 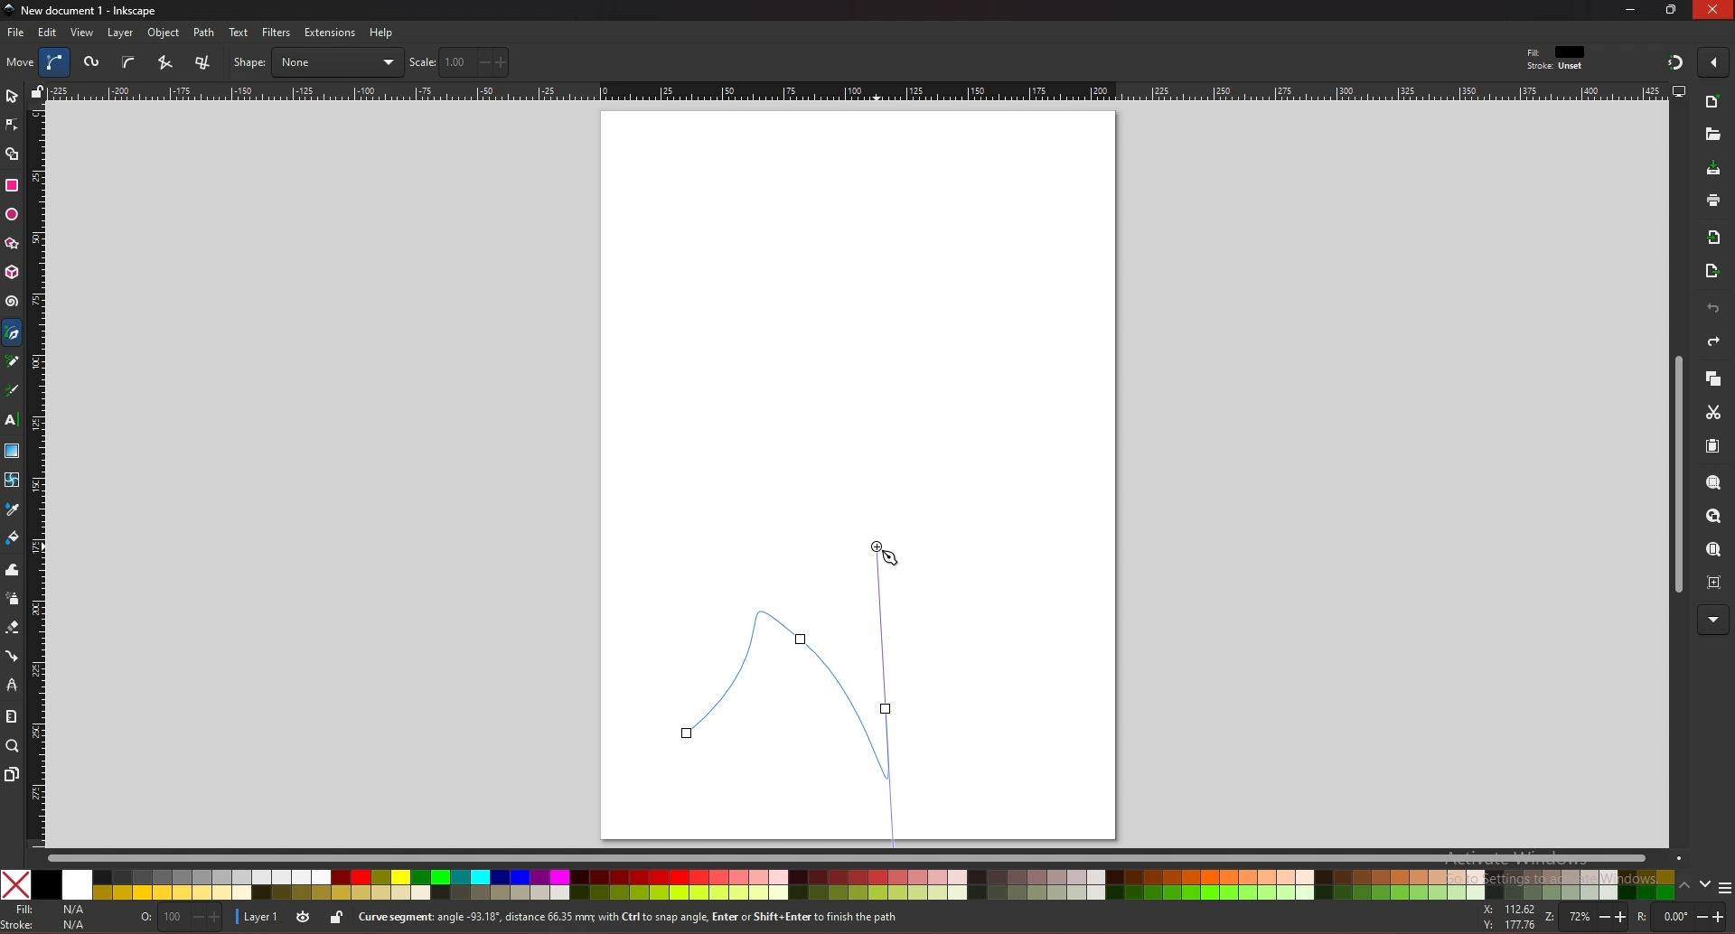 I want to click on export, so click(x=1712, y=272).